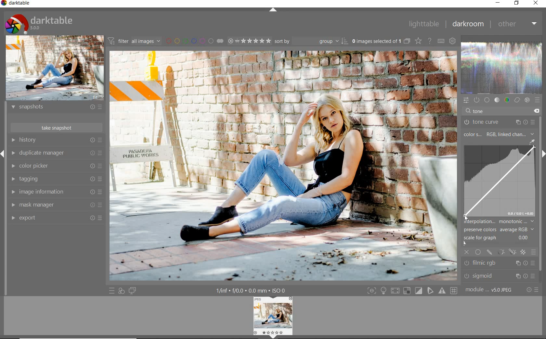 The width and height of the screenshot is (546, 339). I want to click on range rating of selected images, so click(249, 42).